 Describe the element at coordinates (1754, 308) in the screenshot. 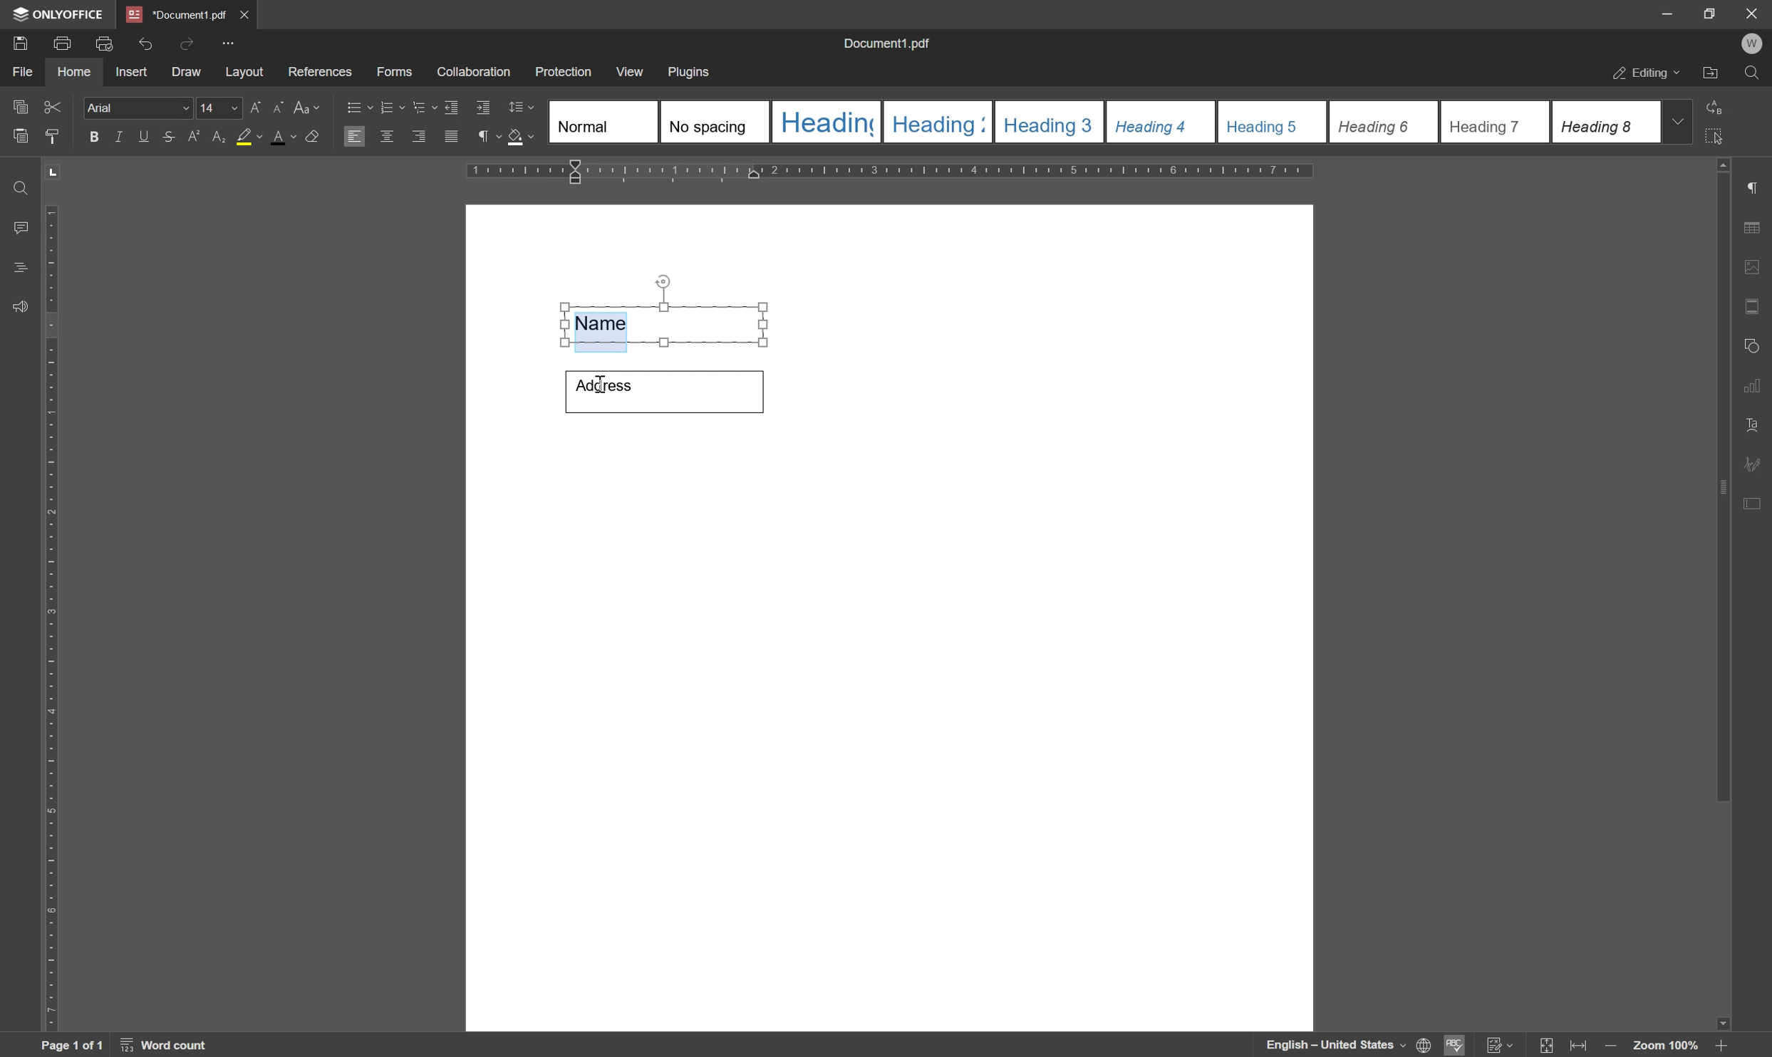

I see `header & footer` at that location.